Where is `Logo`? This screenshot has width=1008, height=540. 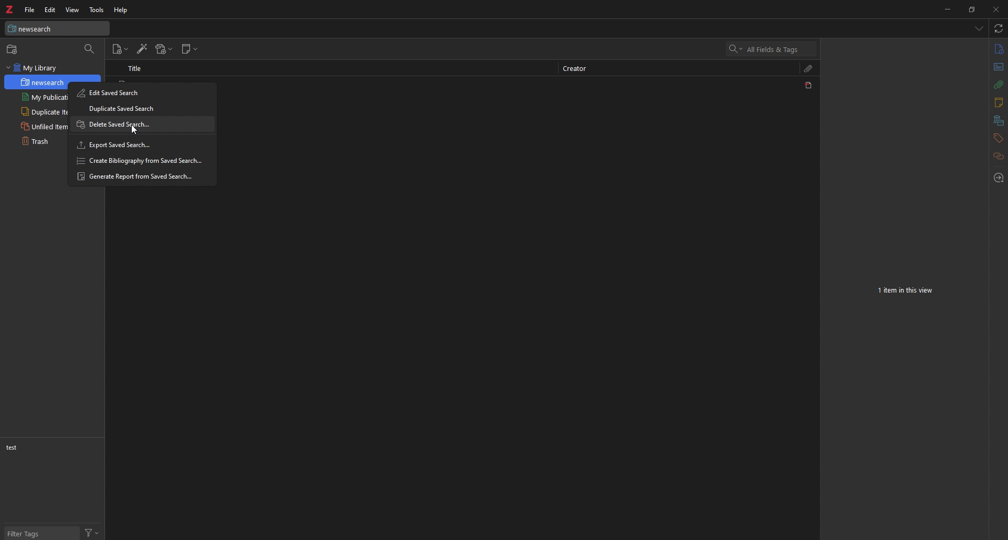
Logo is located at coordinates (12, 10).